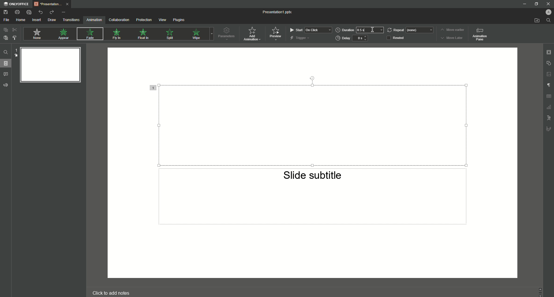 Image resolution: width=554 pixels, height=297 pixels. I want to click on None, so click(37, 35).